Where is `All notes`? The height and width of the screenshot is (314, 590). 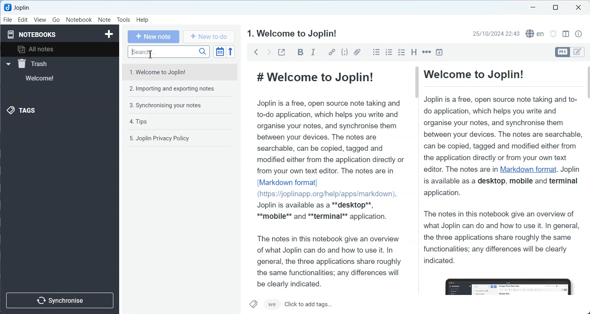
All notes is located at coordinates (62, 50).